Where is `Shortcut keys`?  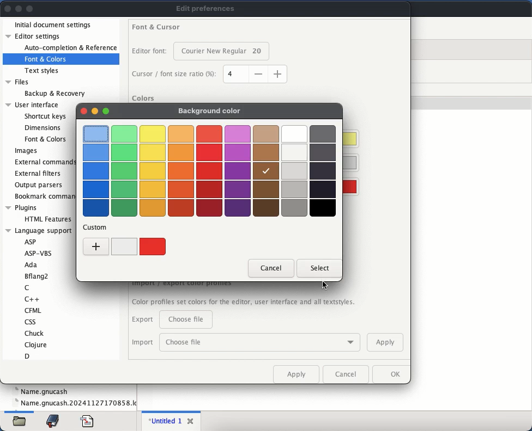
Shortcut keys is located at coordinates (46, 115).